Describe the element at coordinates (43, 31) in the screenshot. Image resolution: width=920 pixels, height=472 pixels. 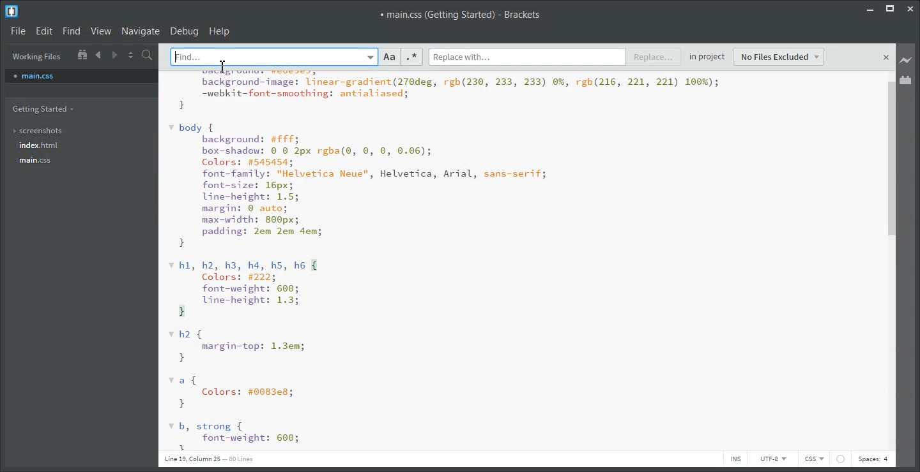
I see `Edit` at that location.